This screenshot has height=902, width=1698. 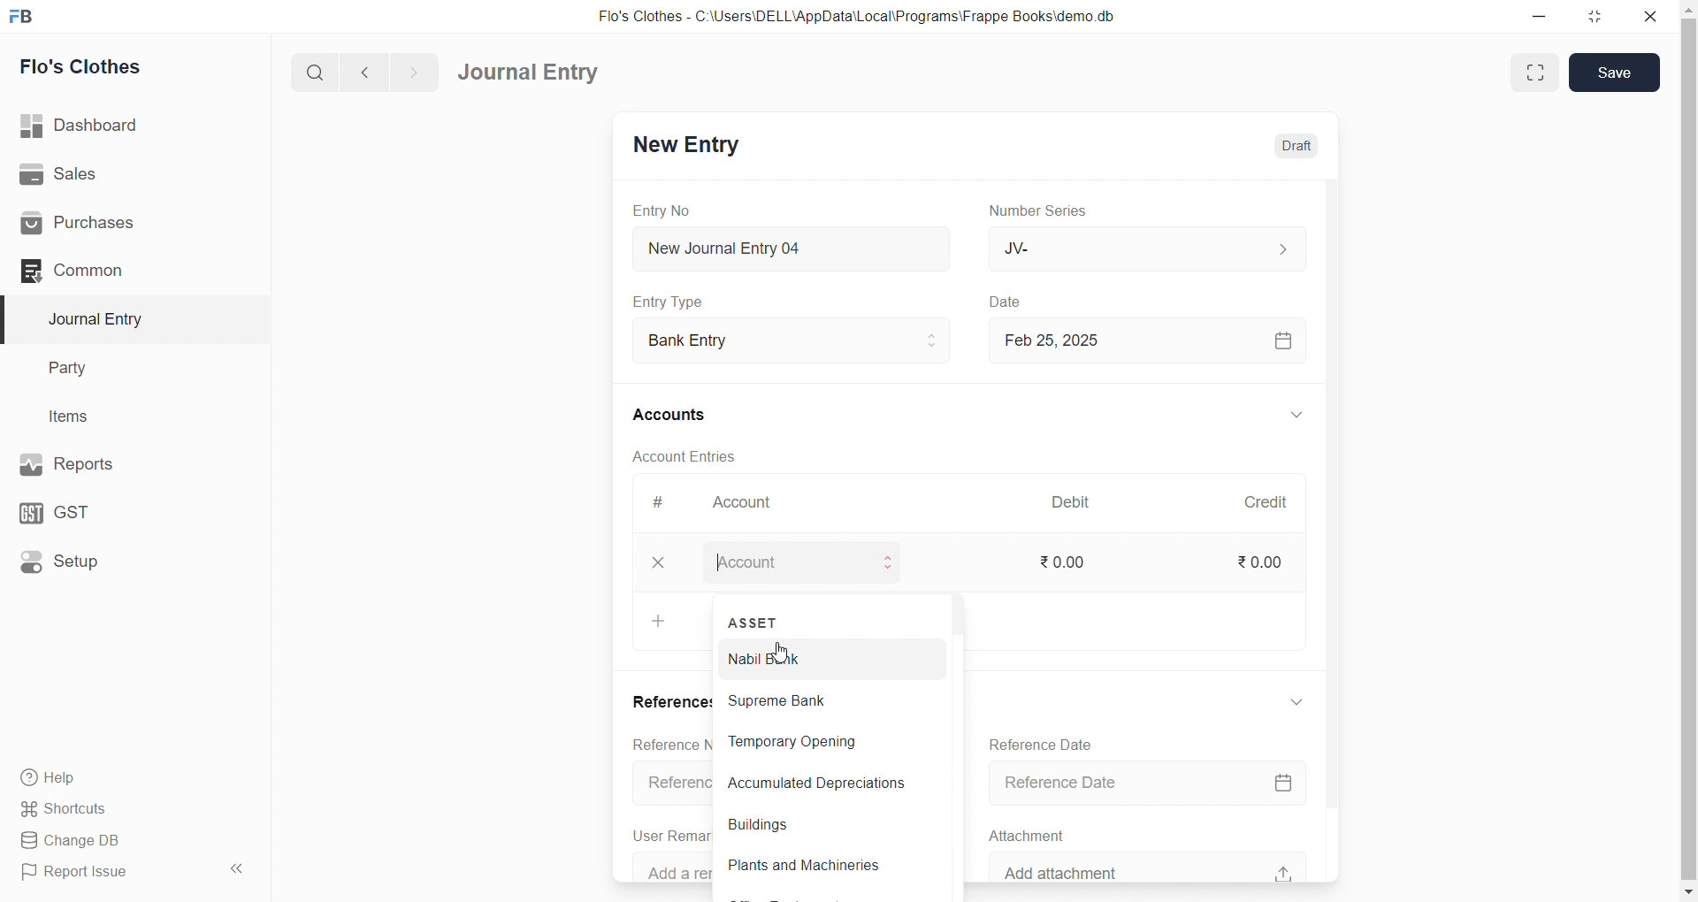 I want to click on Buildings, so click(x=823, y=827).